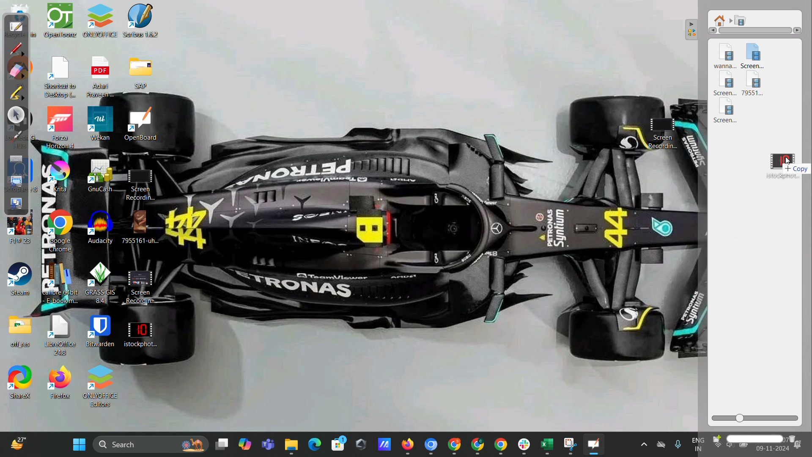  I want to click on minimized google chrome, so click(477, 444).